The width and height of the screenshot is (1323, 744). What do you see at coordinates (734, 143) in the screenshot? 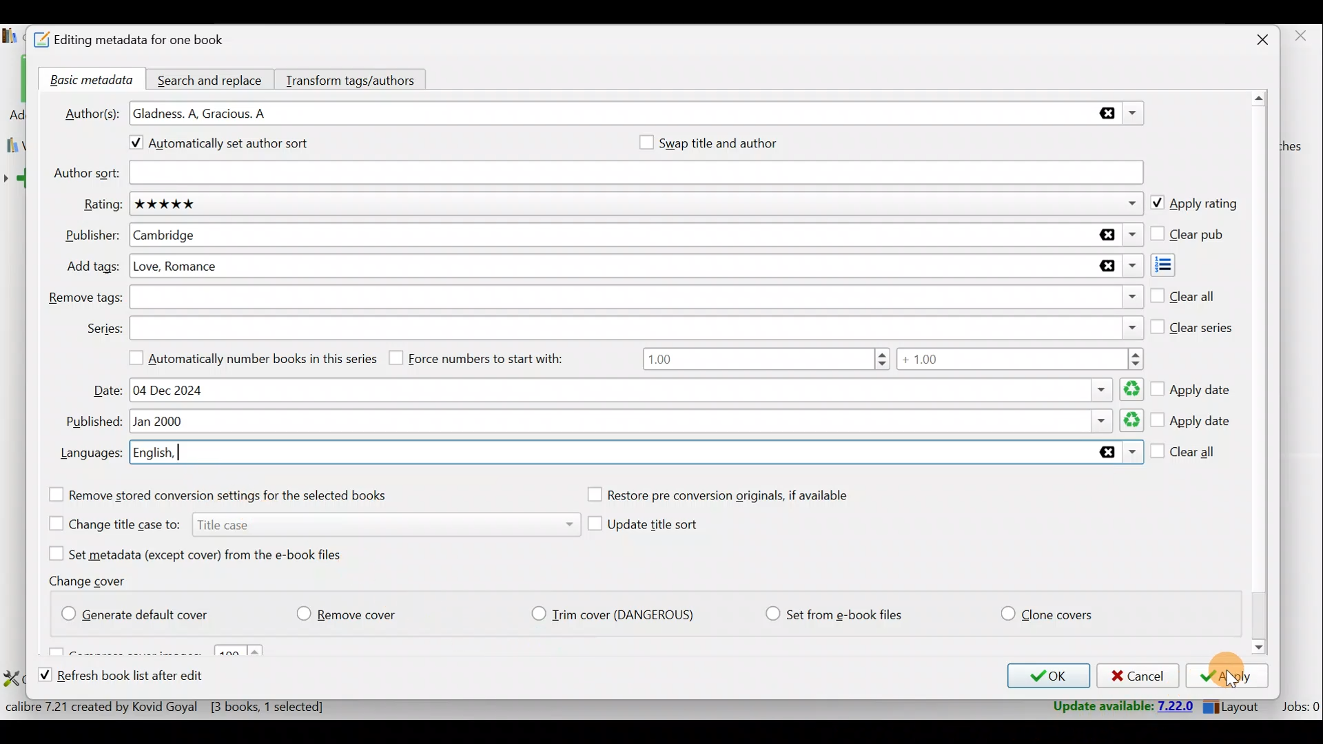
I see `Swap title and author` at bounding box center [734, 143].